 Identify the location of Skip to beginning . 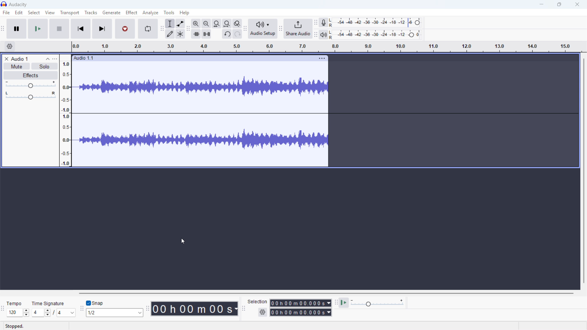
(81, 28).